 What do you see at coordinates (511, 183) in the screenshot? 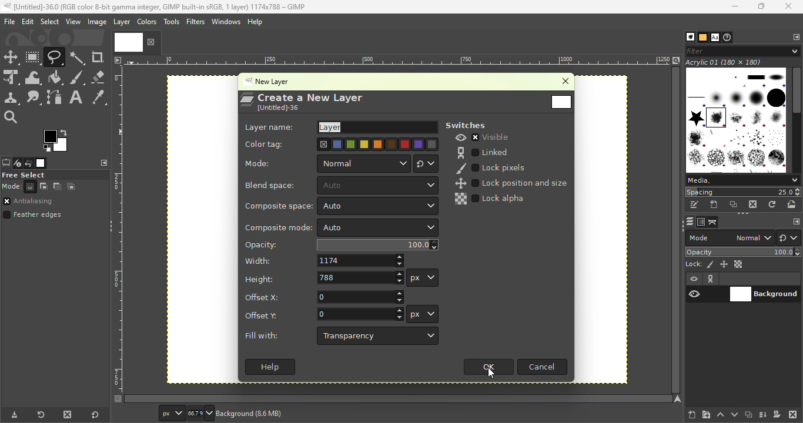
I see `Lock position and size` at bounding box center [511, 183].